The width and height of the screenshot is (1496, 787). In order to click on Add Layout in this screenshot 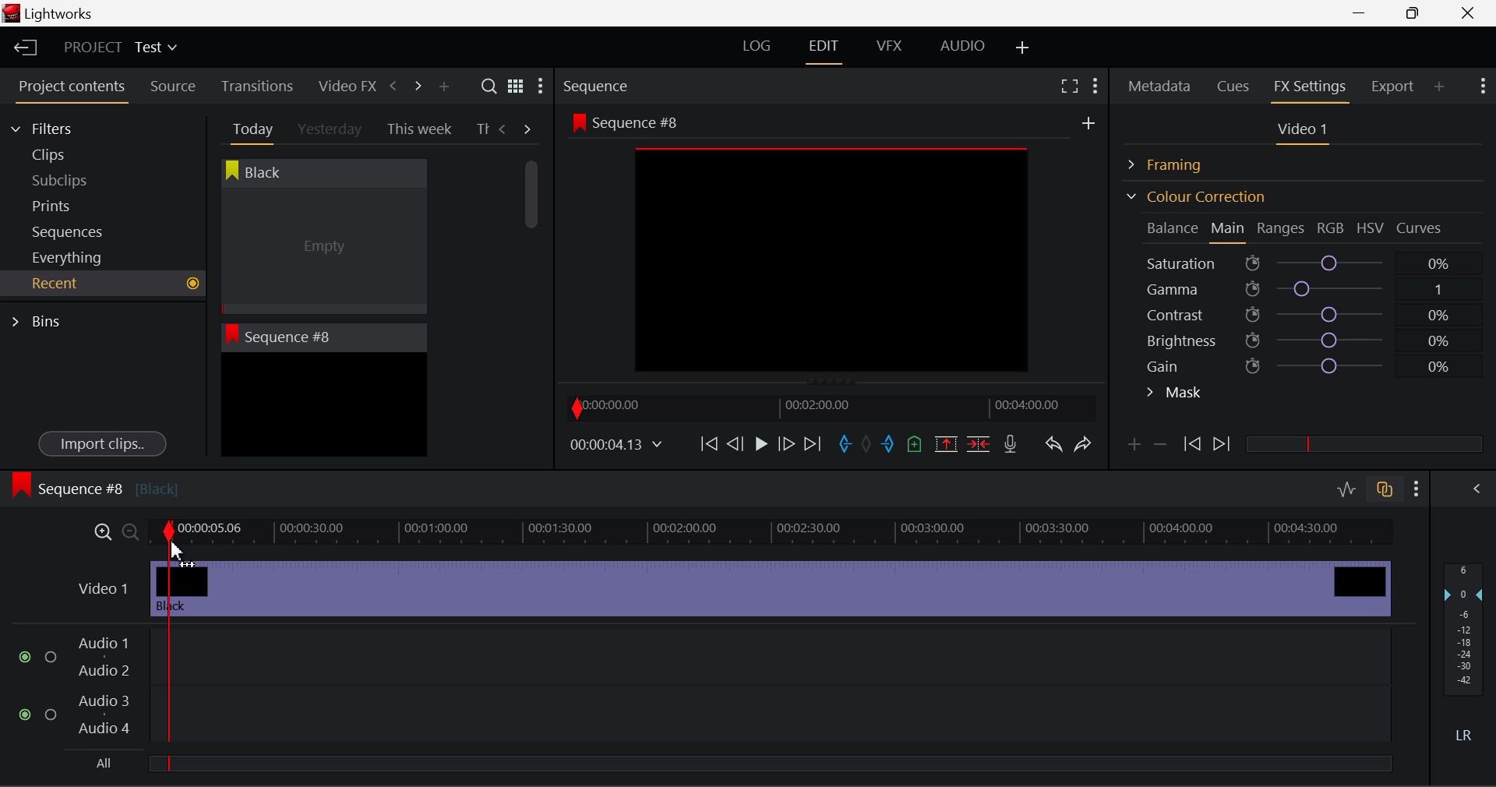, I will do `click(1023, 48)`.